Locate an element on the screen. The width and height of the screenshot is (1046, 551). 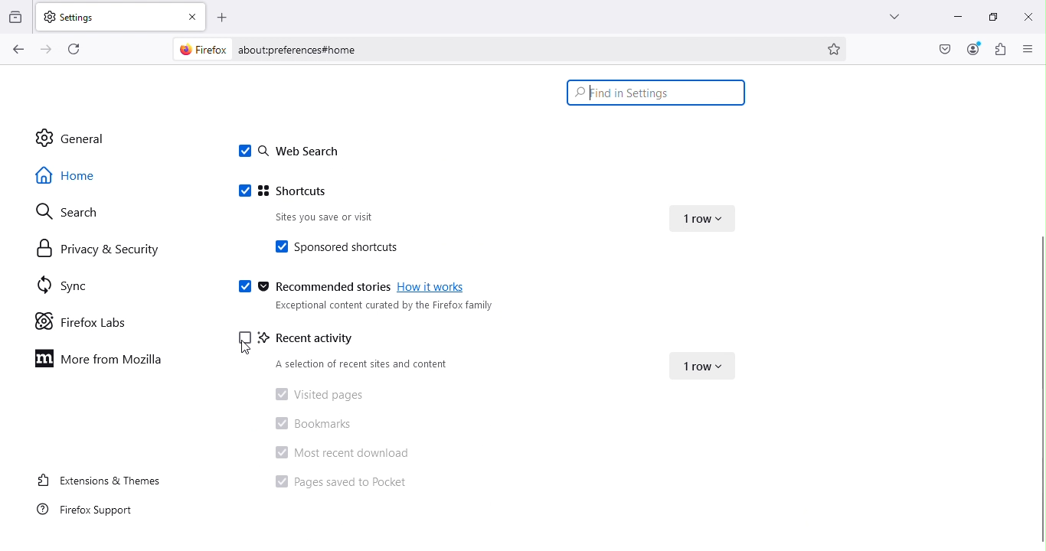
General is located at coordinates (84, 138).